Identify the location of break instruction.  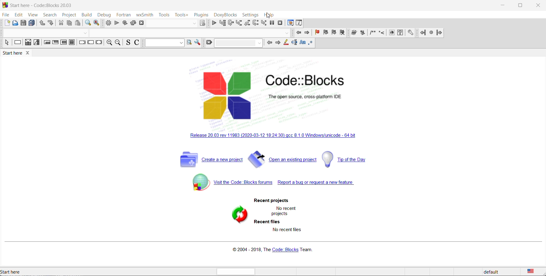
(81, 43).